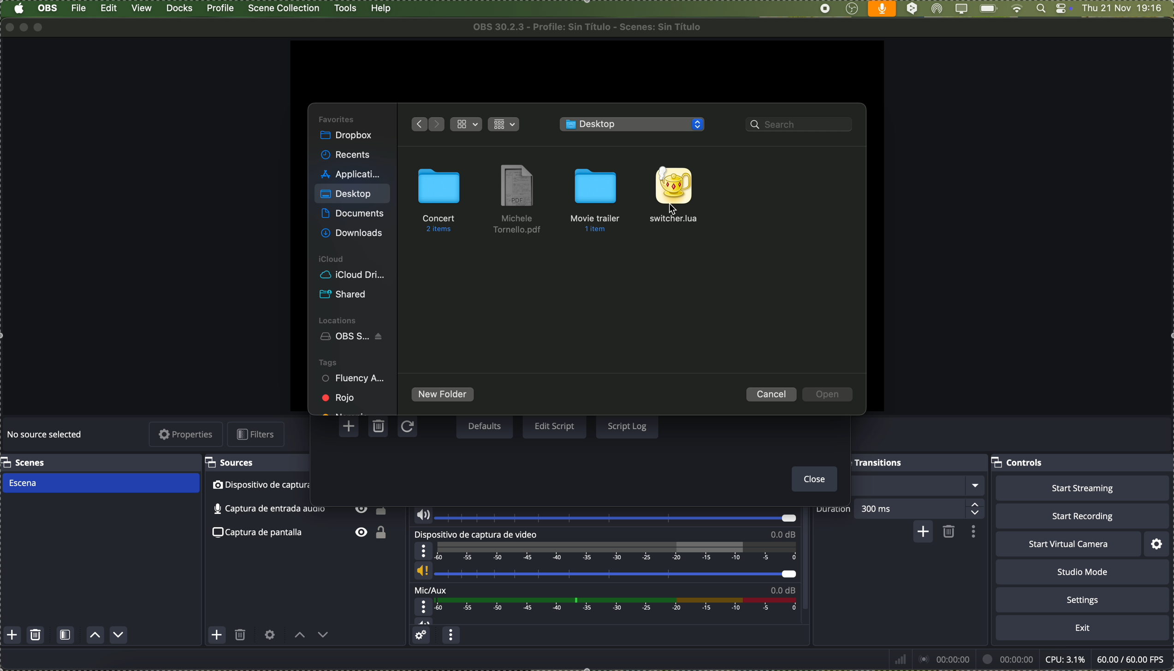 The width and height of the screenshot is (1174, 671). I want to click on date and hour, so click(1127, 9).